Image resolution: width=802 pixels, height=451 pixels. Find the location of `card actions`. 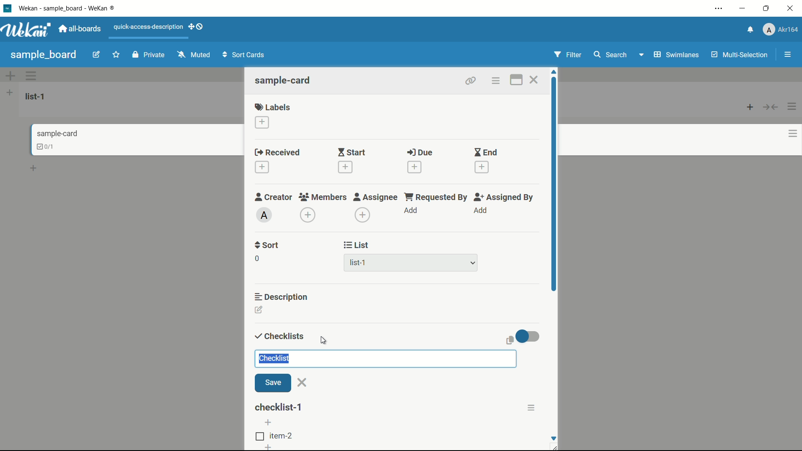

card actions is located at coordinates (495, 81).